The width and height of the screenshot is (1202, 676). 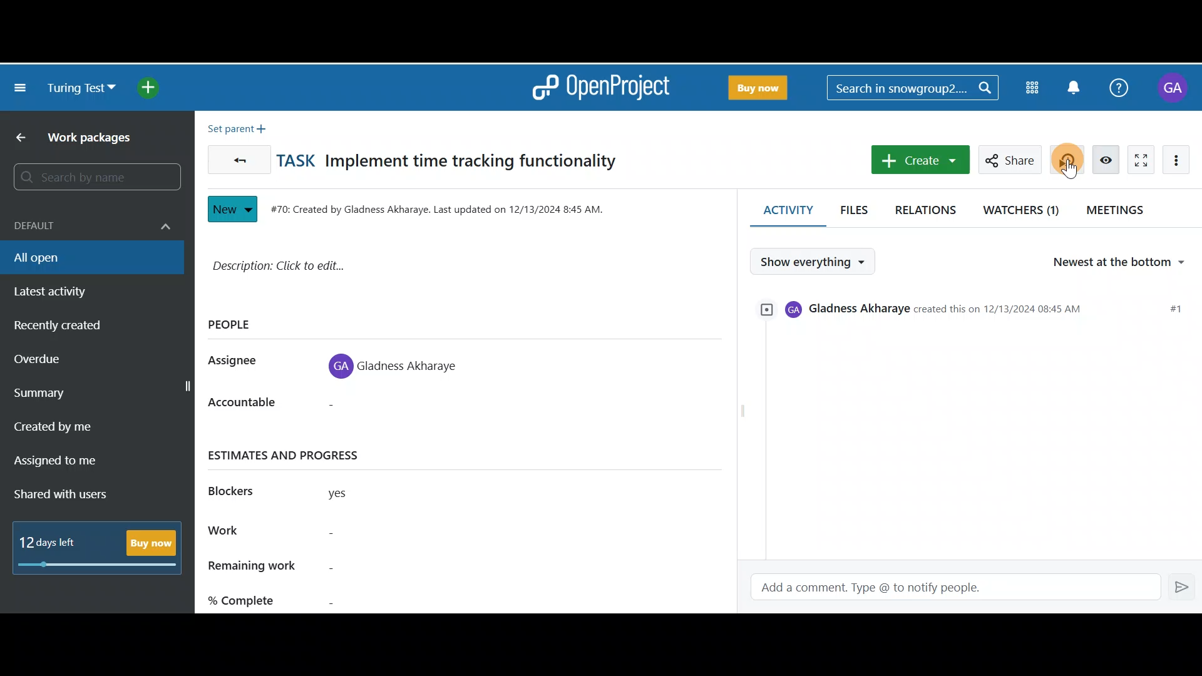 What do you see at coordinates (1179, 158) in the screenshot?
I see `More` at bounding box center [1179, 158].